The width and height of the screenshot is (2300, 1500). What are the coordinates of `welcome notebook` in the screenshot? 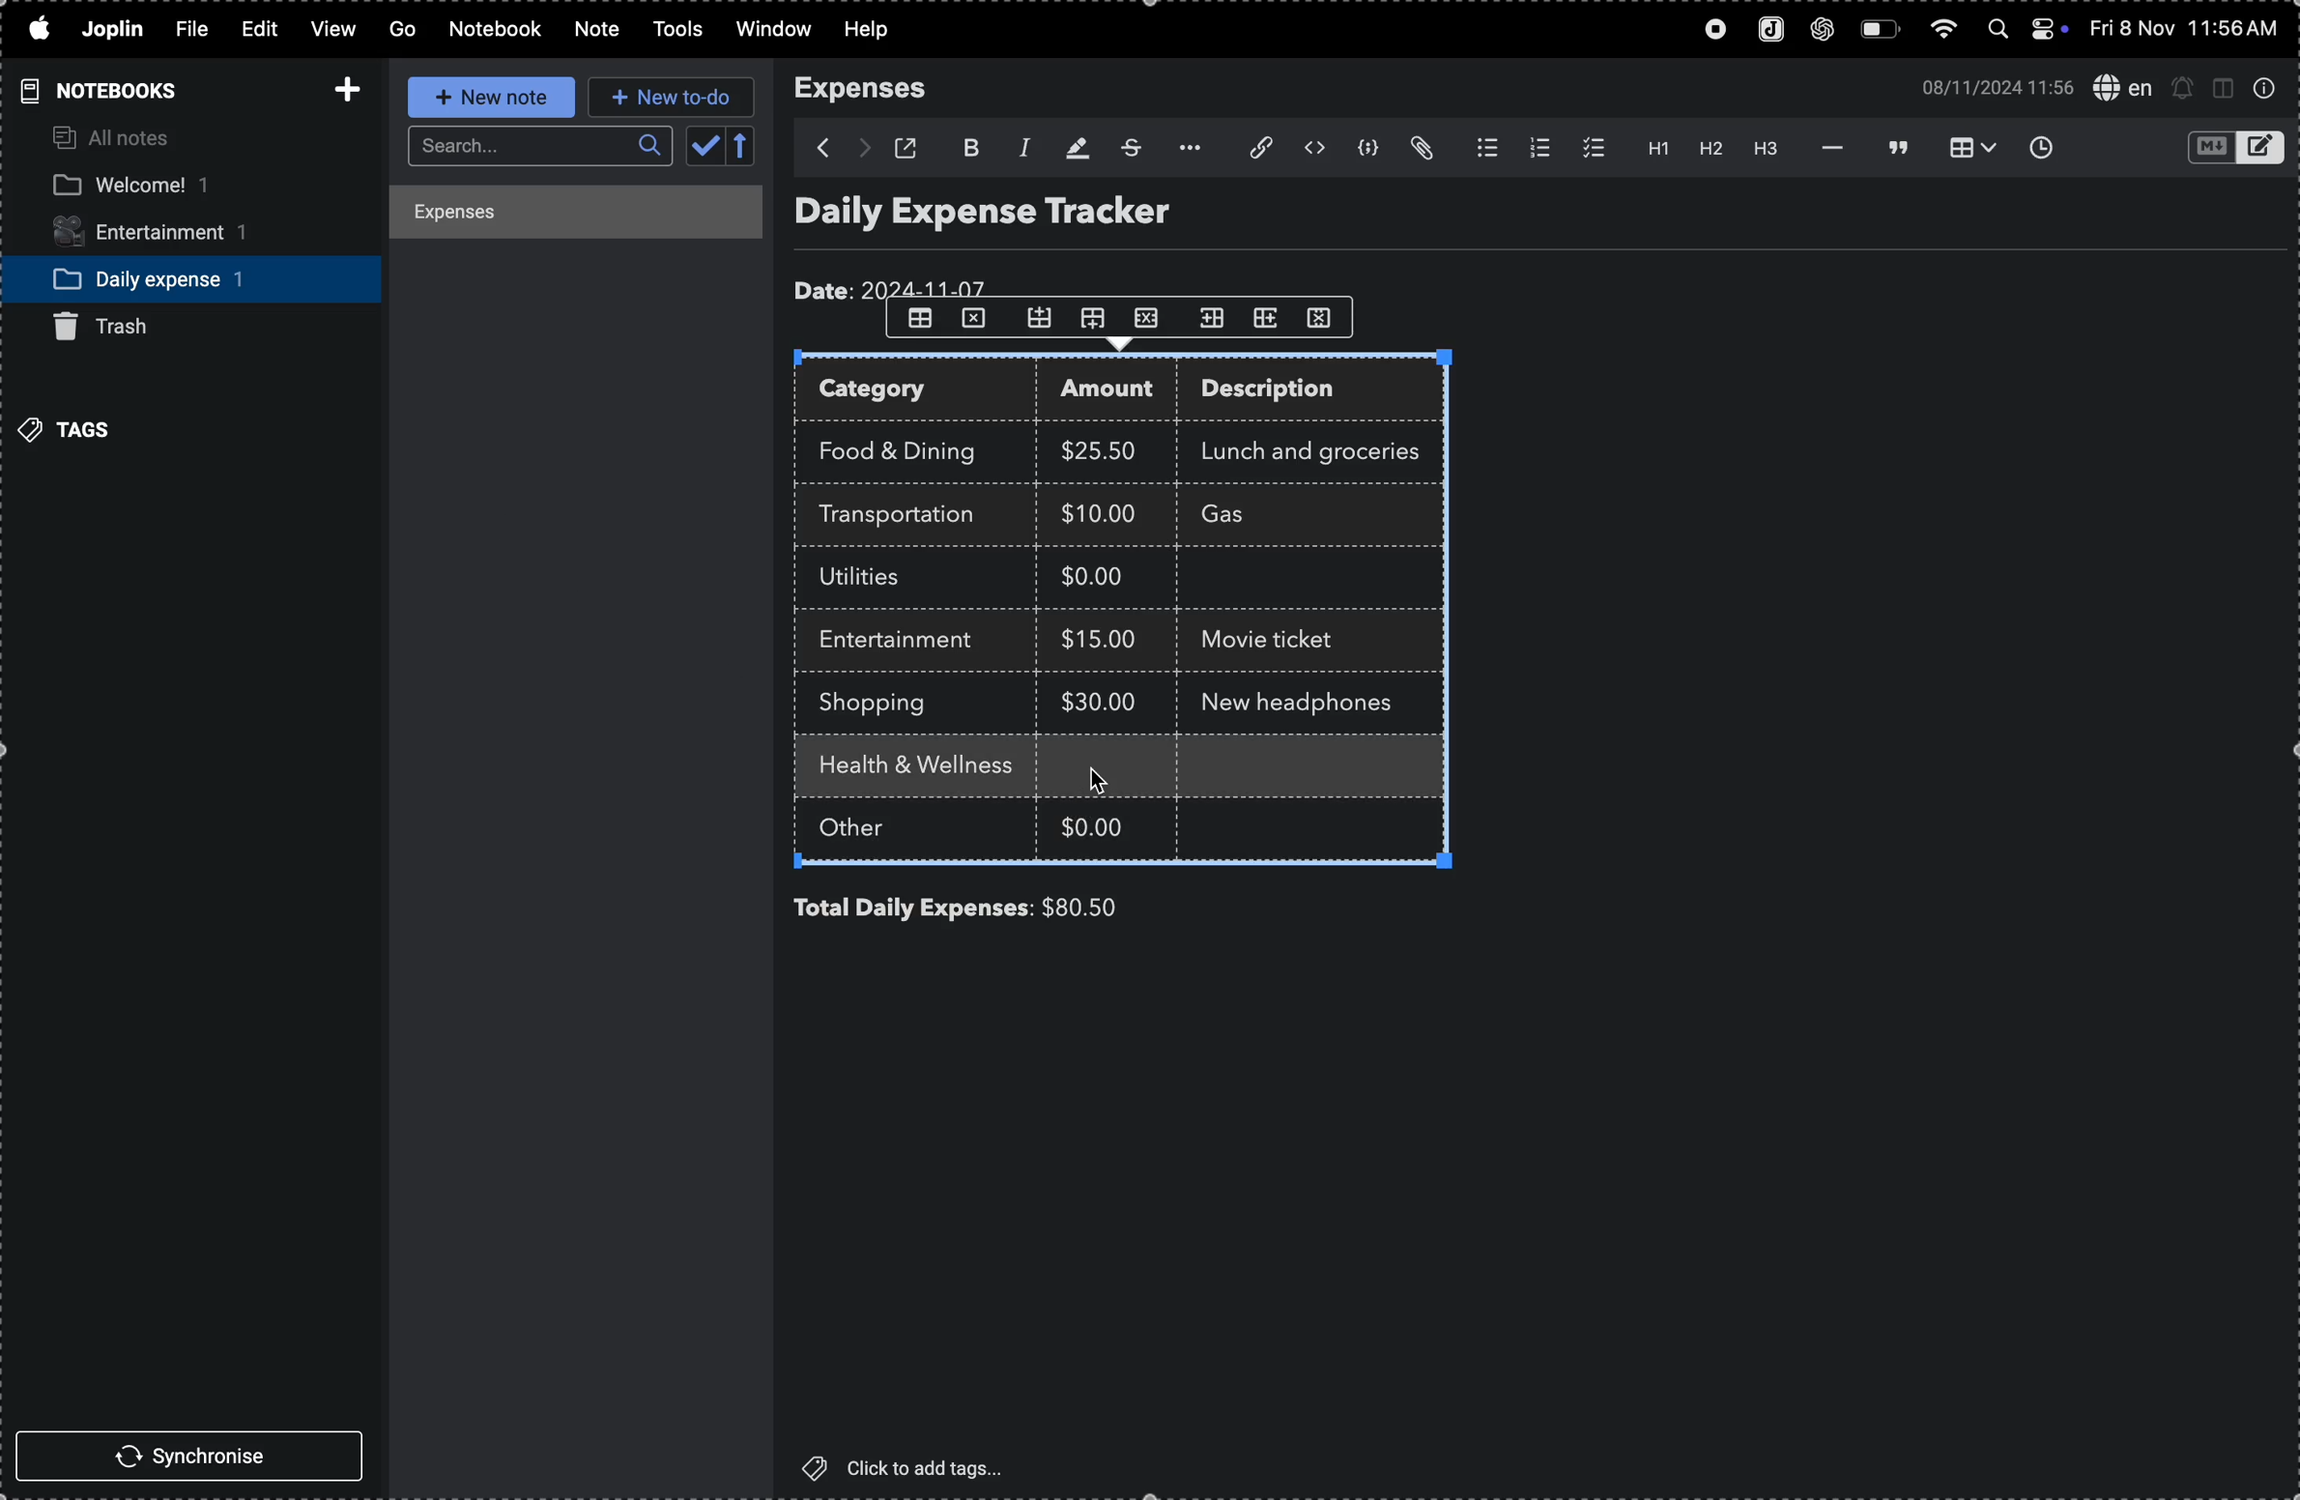 It's located at (170, 187).